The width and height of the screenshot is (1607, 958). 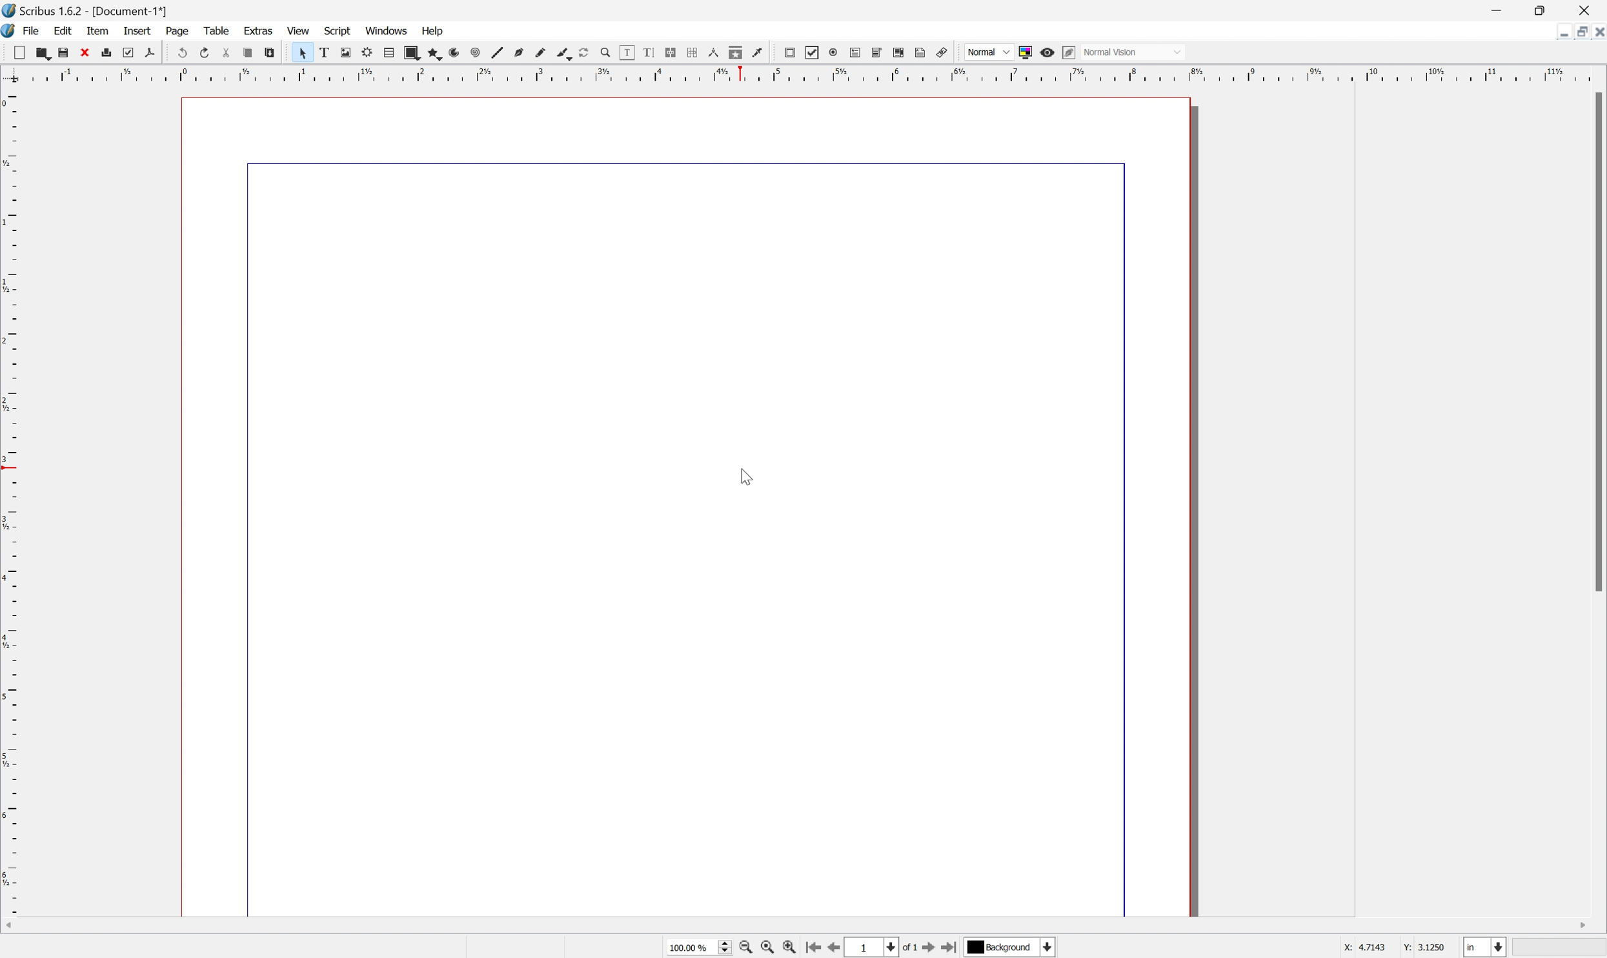 What do you see at coordinates (137, 32) in the screenshot?
I see `insert` at bounding box center [137, 32].